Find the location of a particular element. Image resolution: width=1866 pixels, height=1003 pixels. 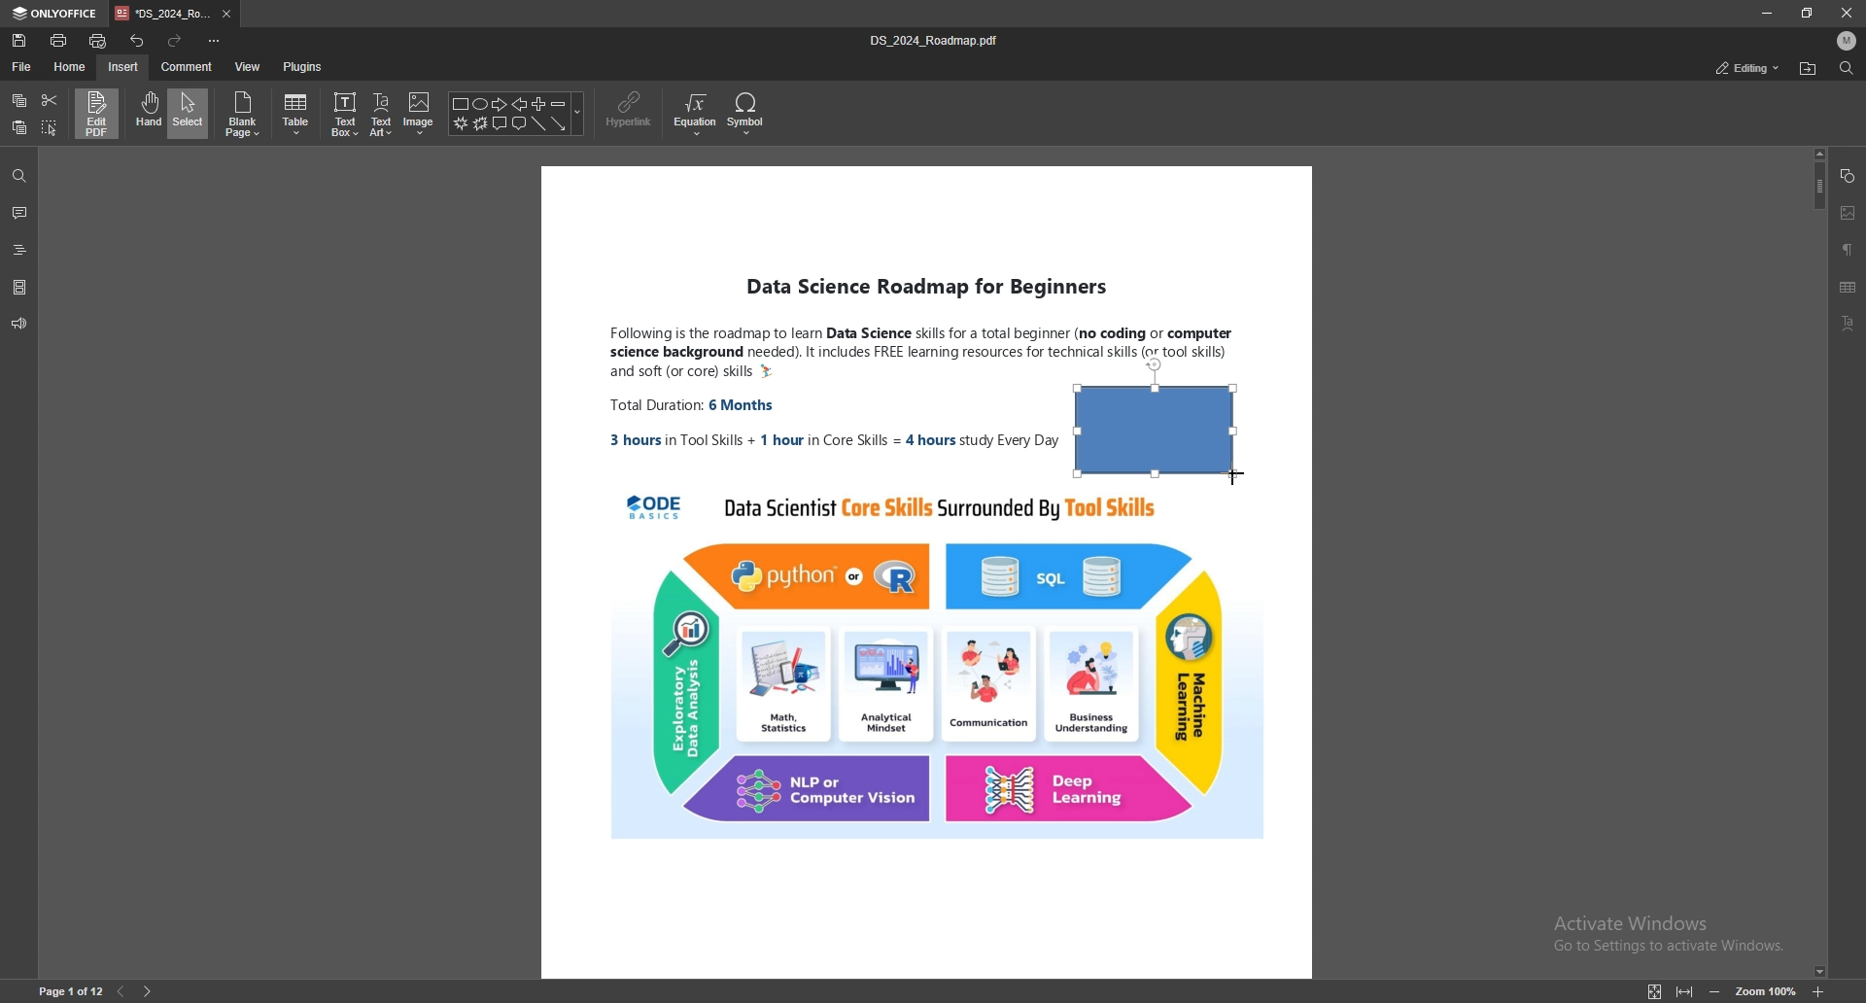

find is located at coordinates (1845, 68).